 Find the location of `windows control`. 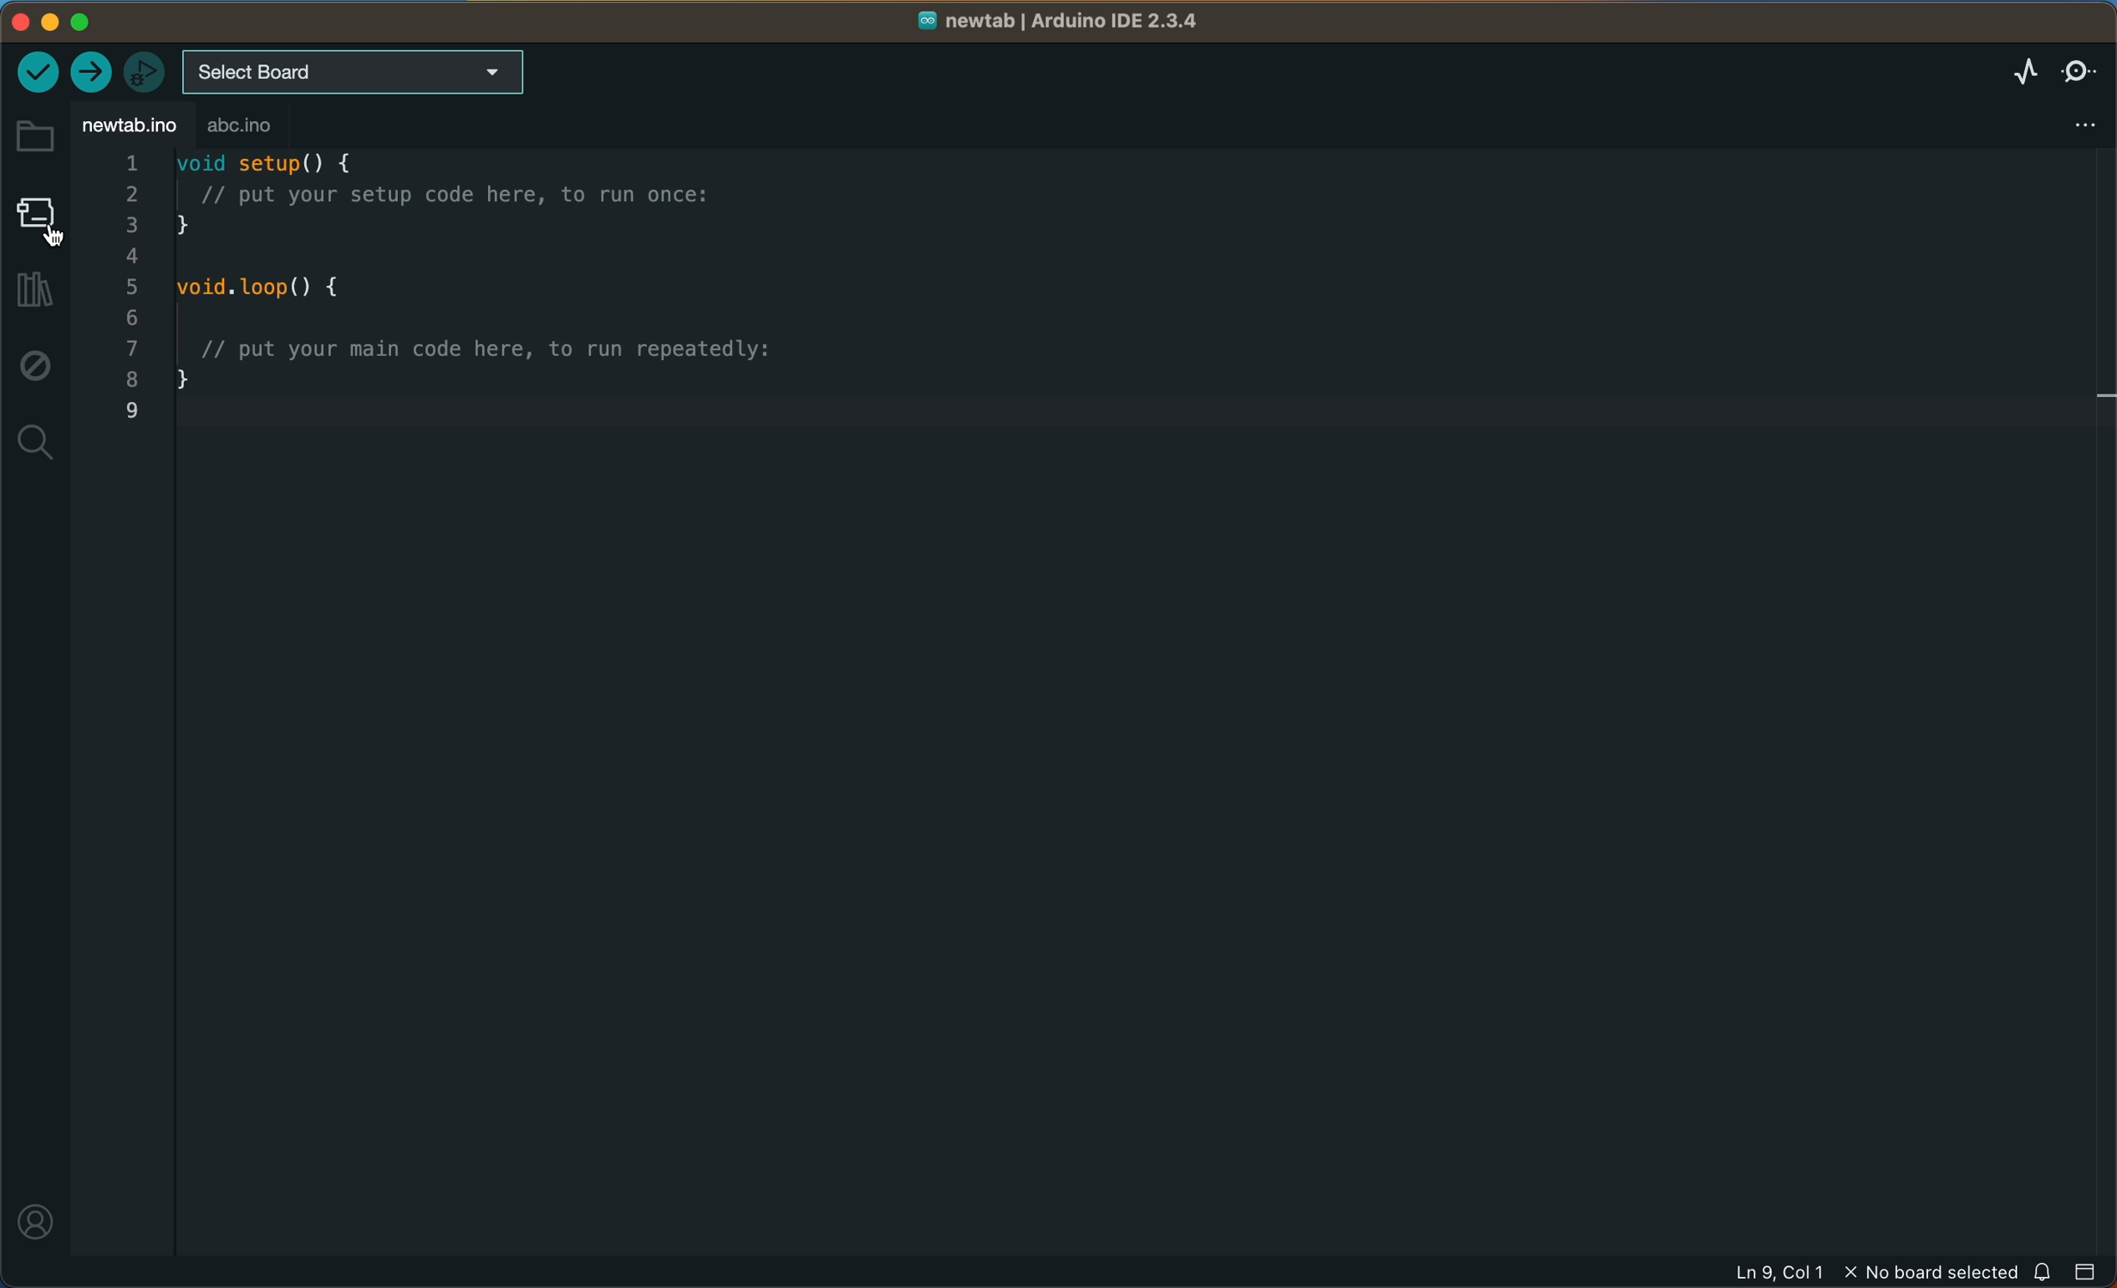

windows control is located at coordinates (78, 22).